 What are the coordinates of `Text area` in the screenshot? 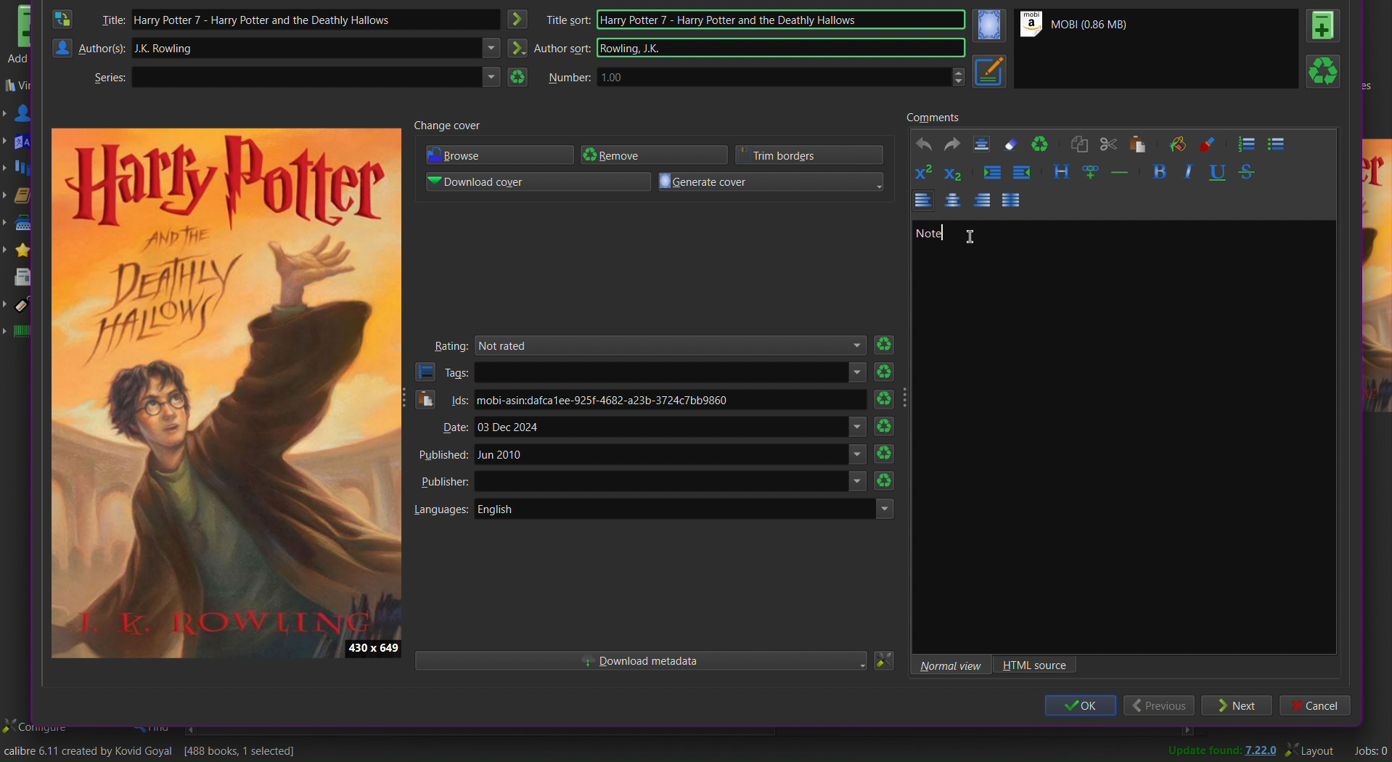 It's located at (334, 76).